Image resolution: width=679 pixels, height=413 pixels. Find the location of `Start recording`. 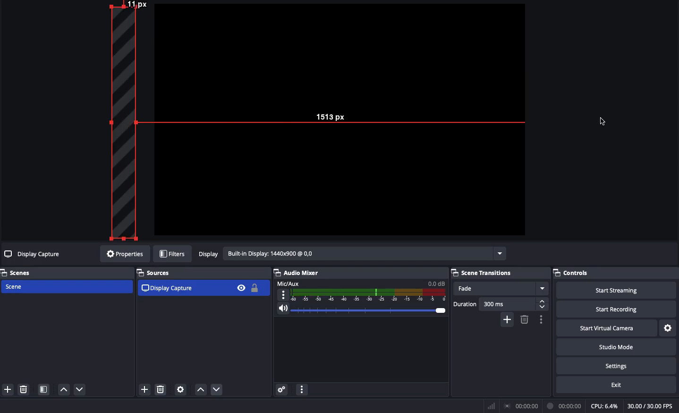

Start recording is located at coordinates (618, 309).